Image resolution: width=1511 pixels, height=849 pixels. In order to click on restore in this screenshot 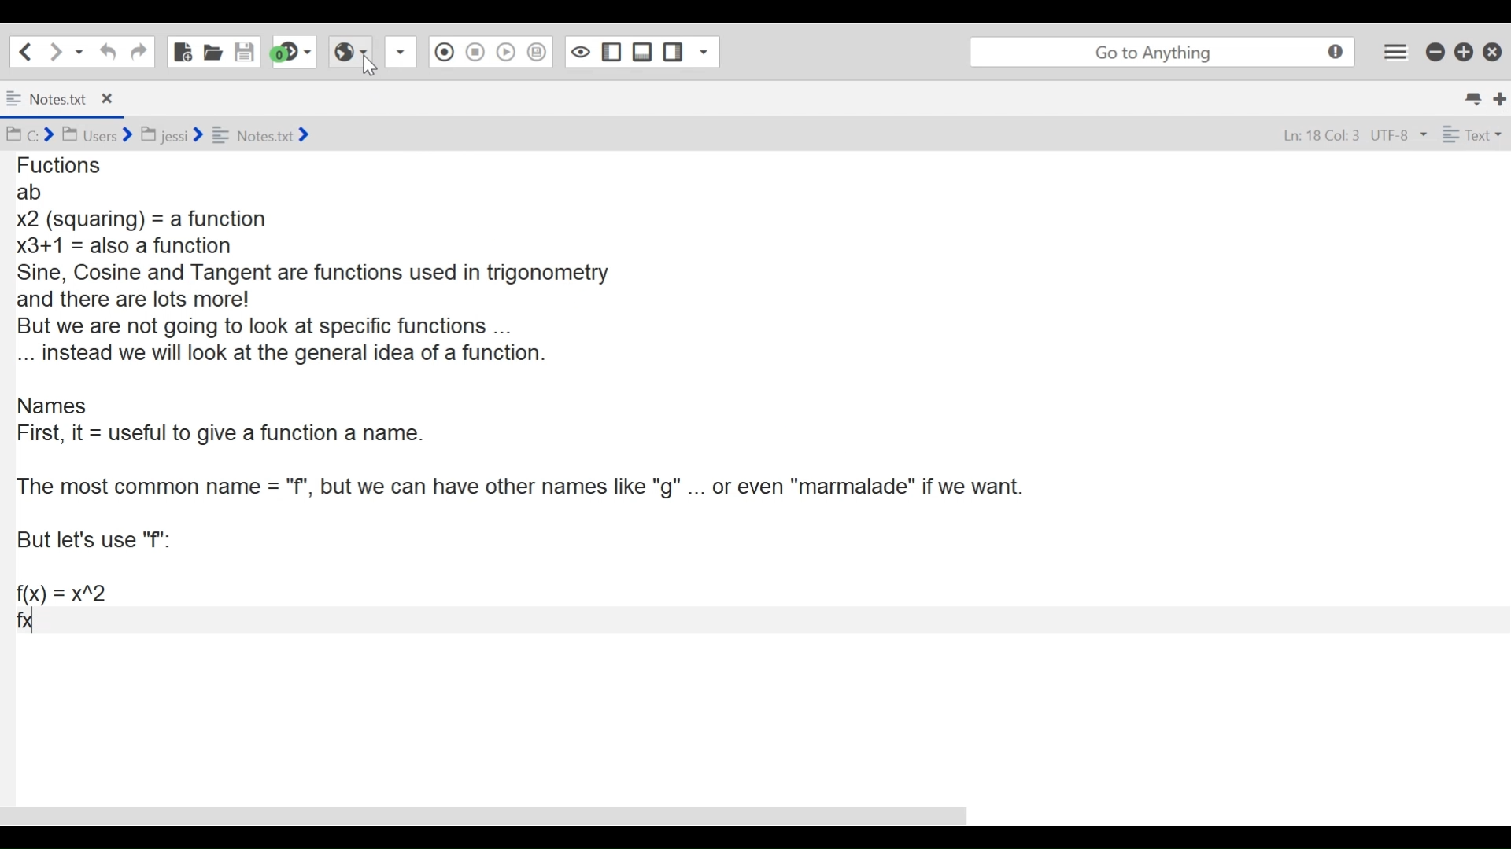, I will do `click(1461, 52)`.